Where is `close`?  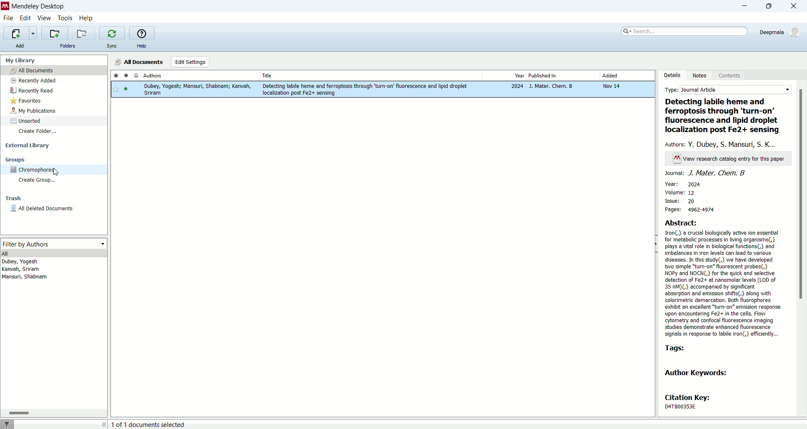 close is located at coordinates (796, 6).